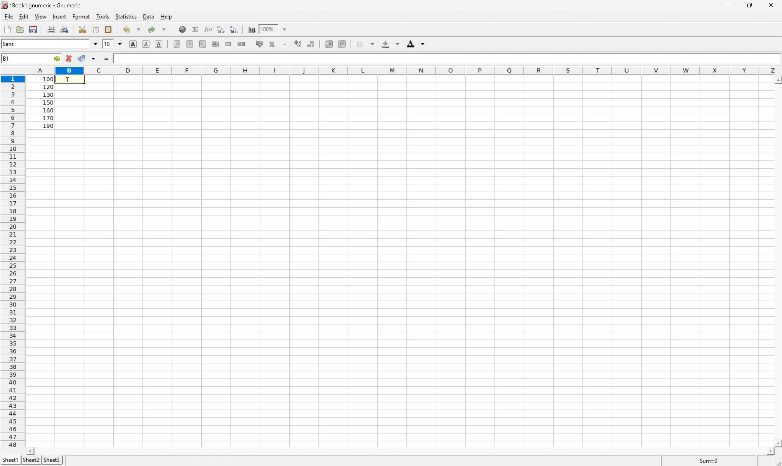  What do you see at coordinates (121, 58) in the screenshot?
I see `100` at bounding box center [121, 58].